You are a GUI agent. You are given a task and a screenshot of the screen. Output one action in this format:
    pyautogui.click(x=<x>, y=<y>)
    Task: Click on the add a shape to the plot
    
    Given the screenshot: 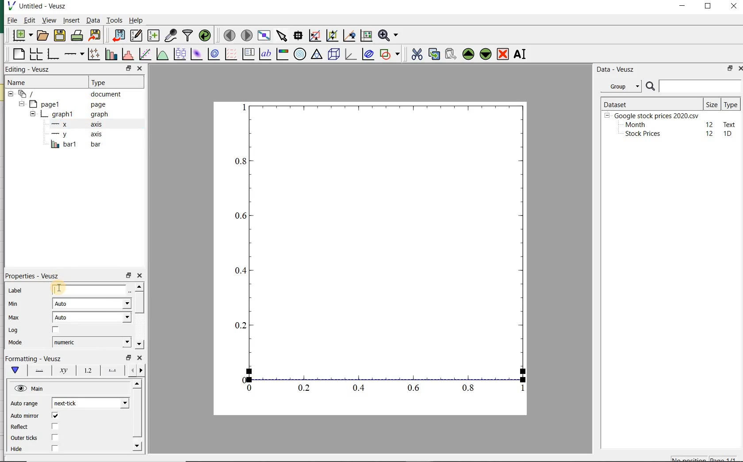 What is the action you would take?
    pyautogui.click(x=390, y=54)
    